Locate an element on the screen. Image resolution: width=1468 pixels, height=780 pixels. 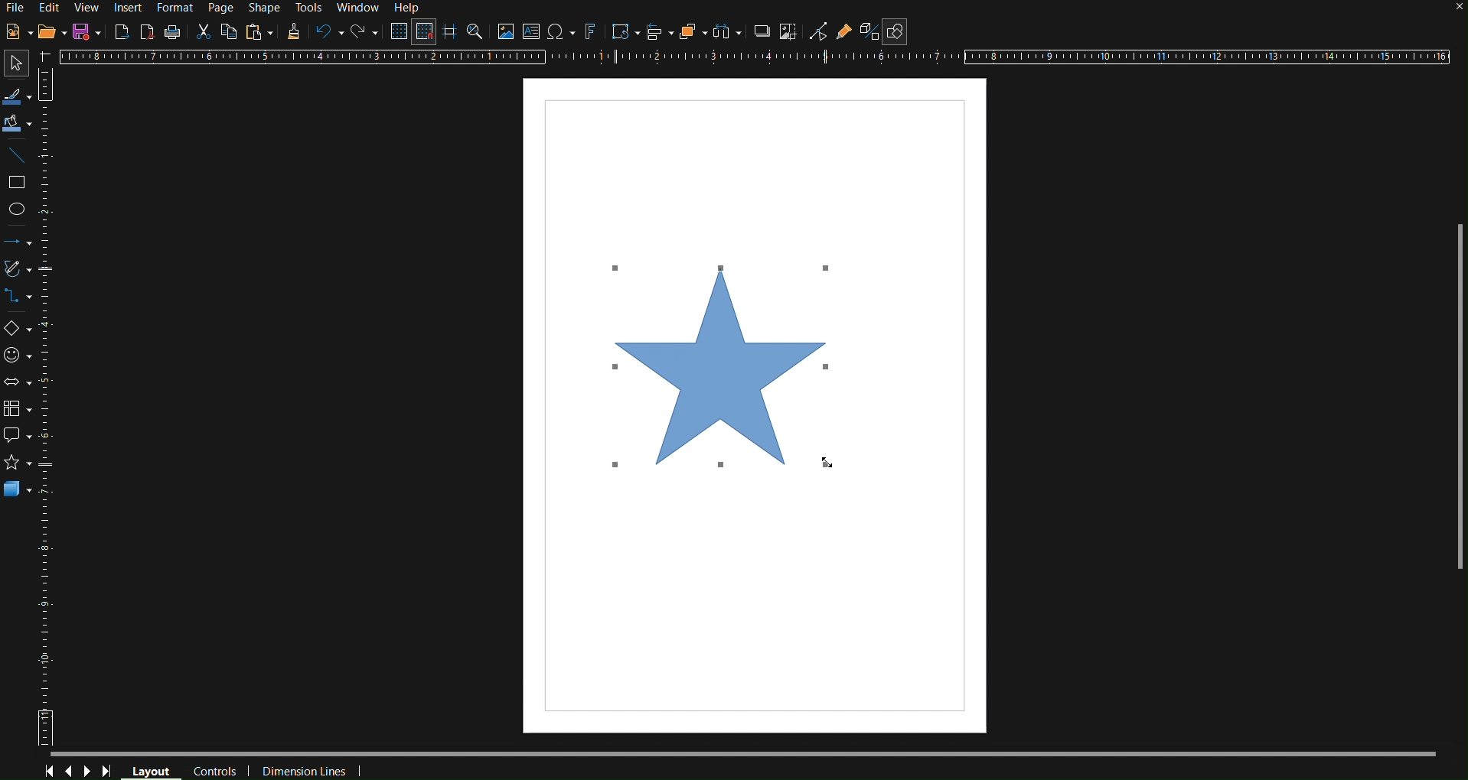
Display Grid is located at coordinates (396, 32).